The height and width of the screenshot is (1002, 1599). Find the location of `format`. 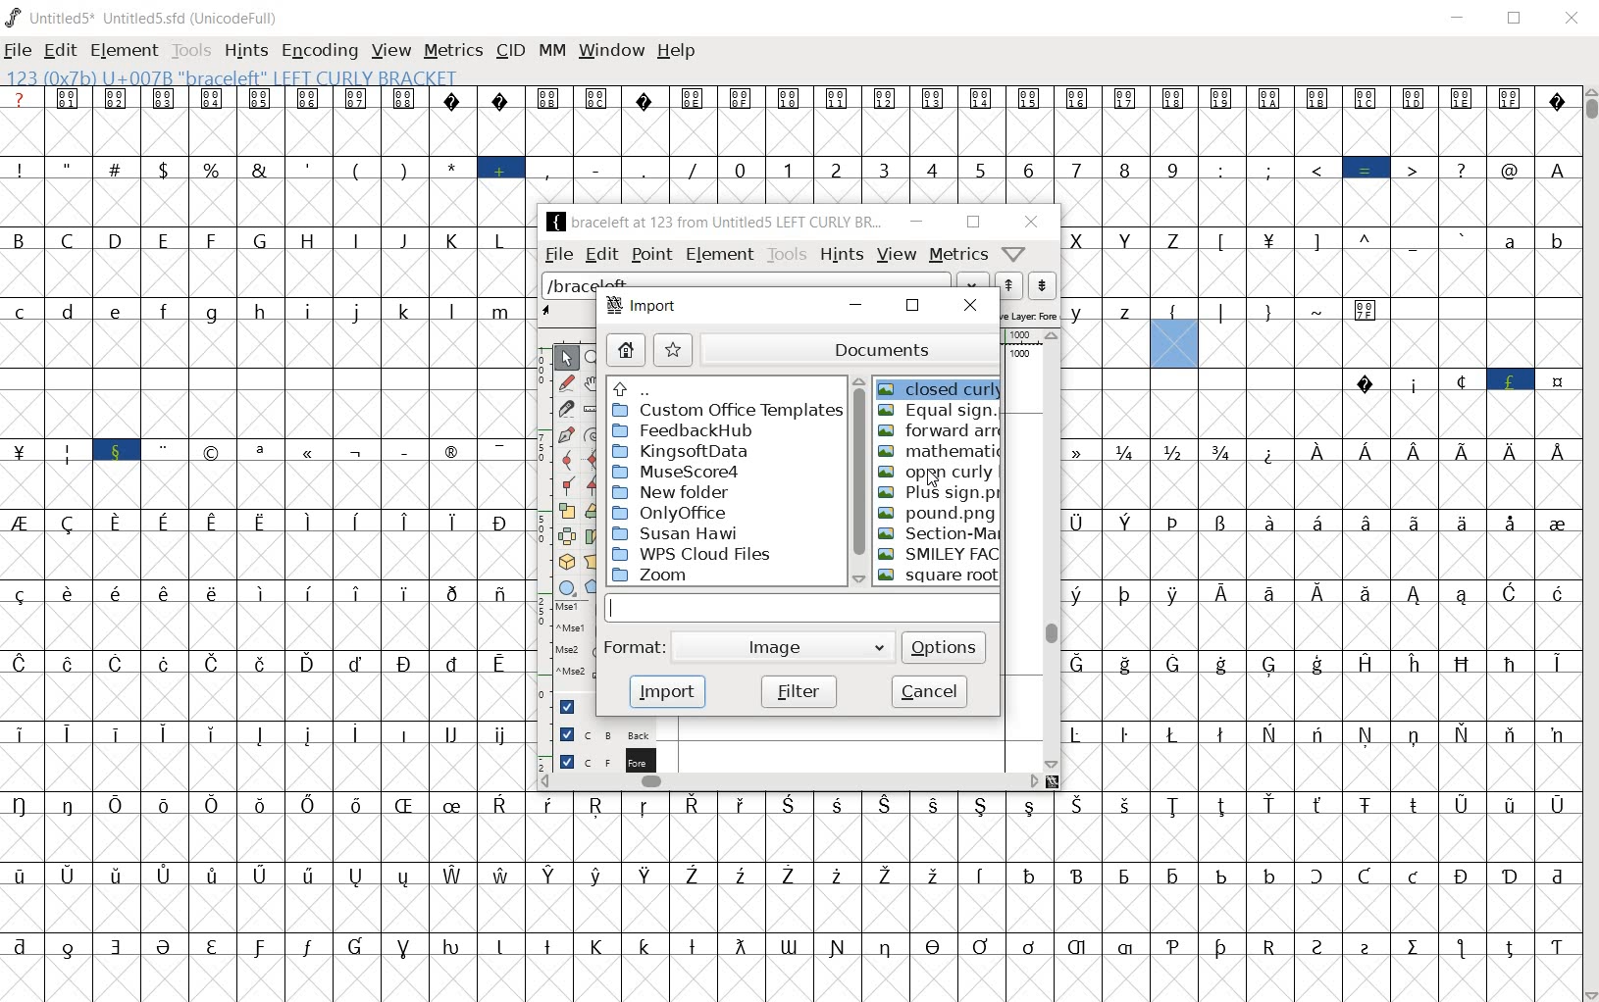

format is located at coordinates (632, 647).